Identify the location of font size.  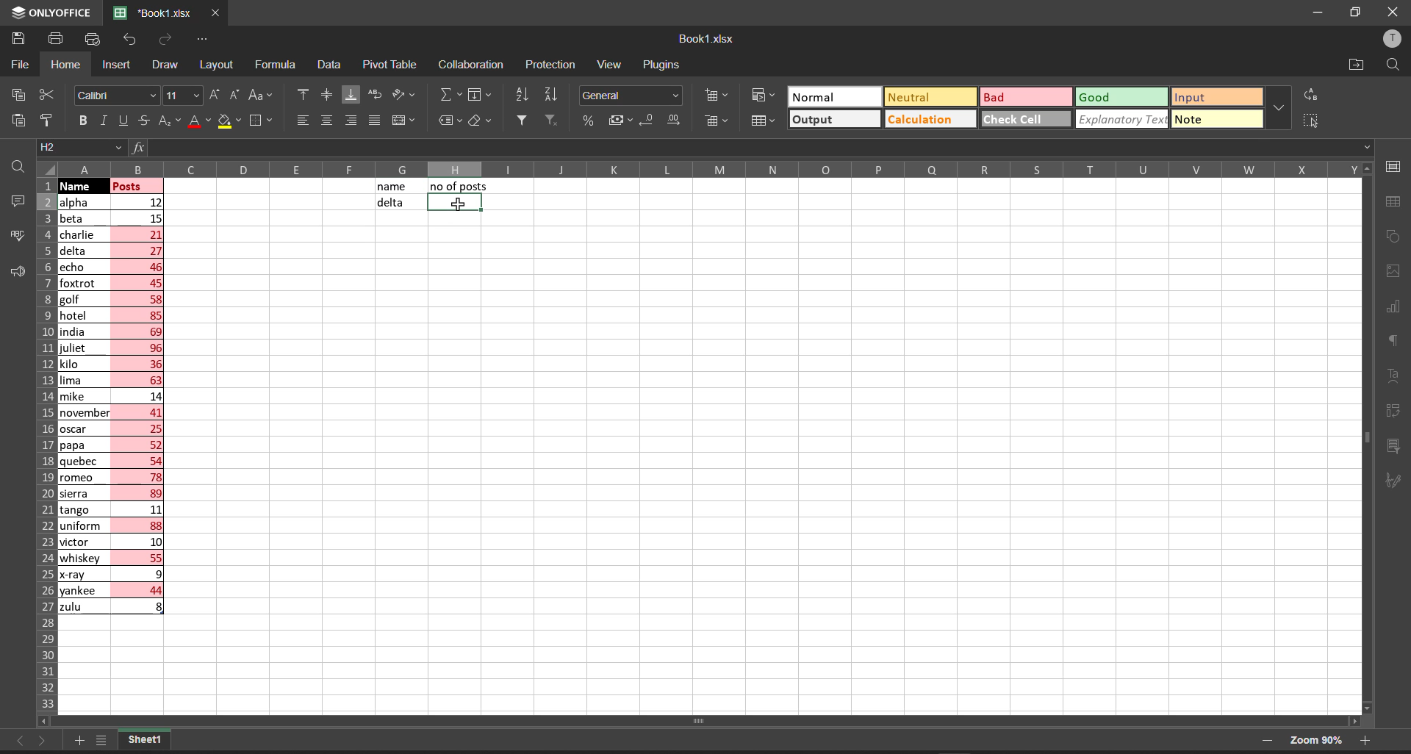
(183, 95).